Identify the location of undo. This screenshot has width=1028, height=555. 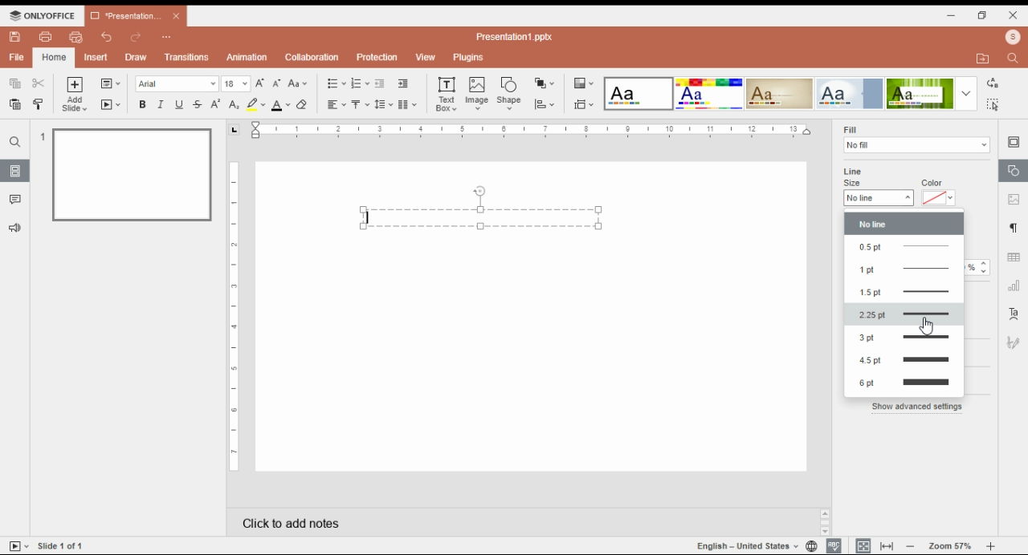
(108, 38).